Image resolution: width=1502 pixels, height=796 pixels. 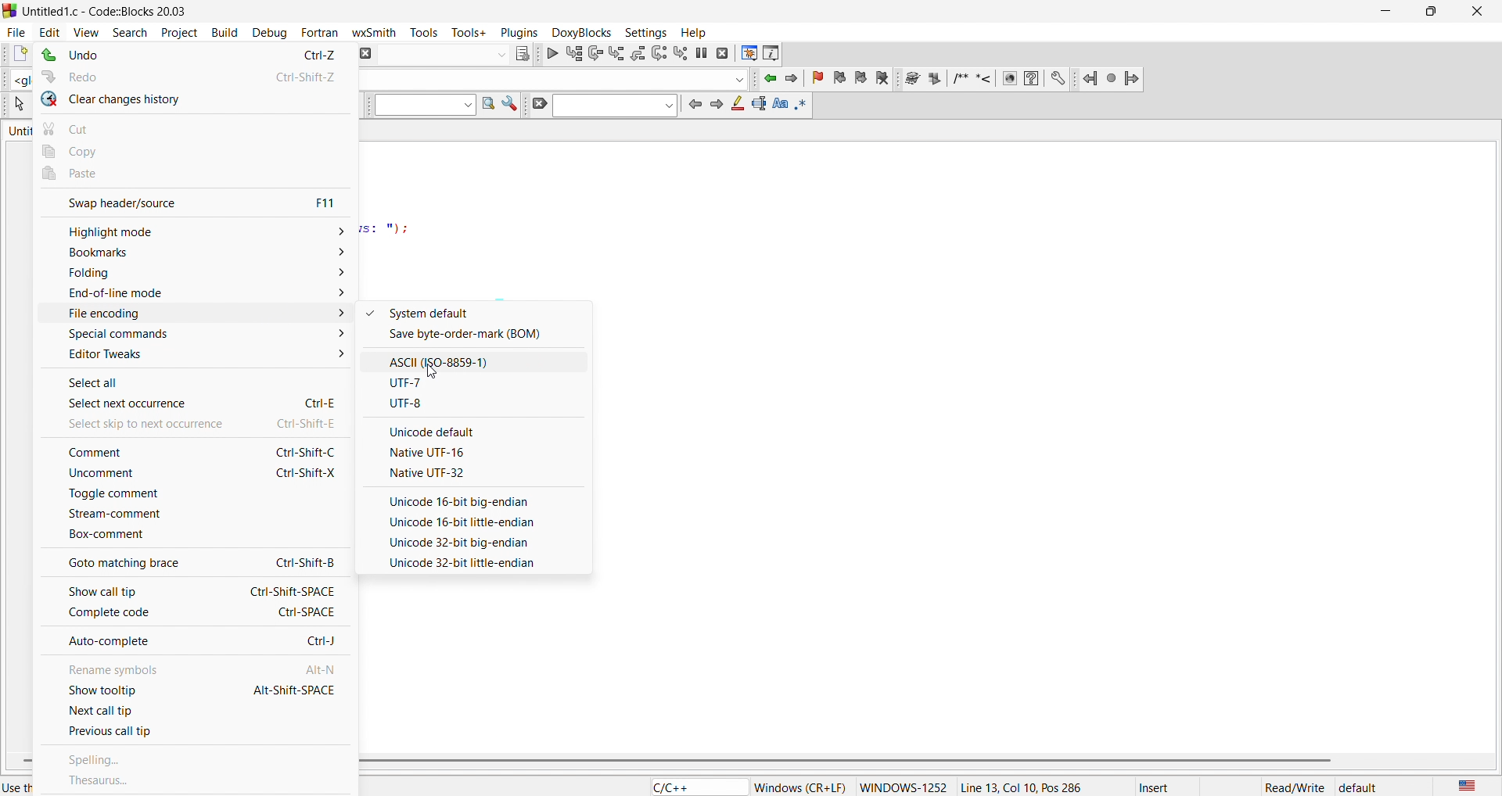 What do you see at coordinates (196, 295) in the screenshot?
I see `end of line mode` at bounding box center [196, 295].